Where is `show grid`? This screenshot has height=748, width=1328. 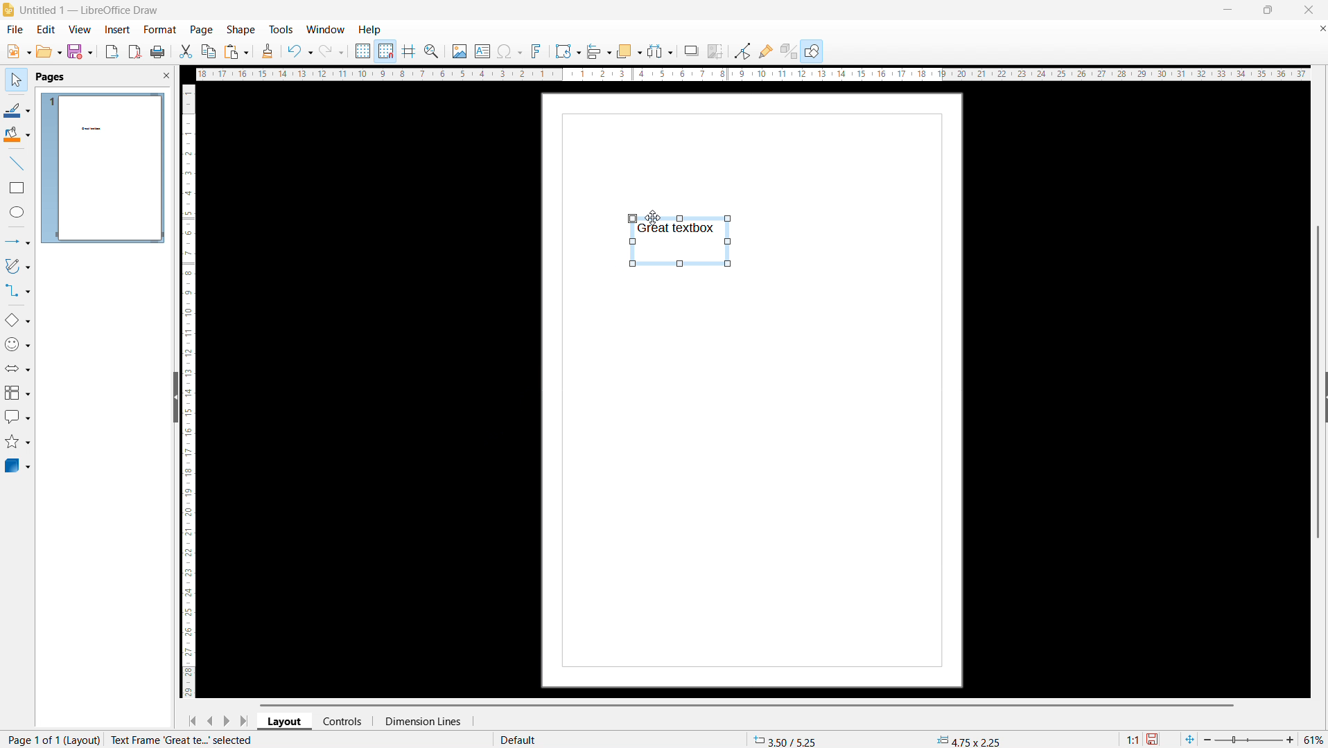
show grid is located at coordinates (362, 51).